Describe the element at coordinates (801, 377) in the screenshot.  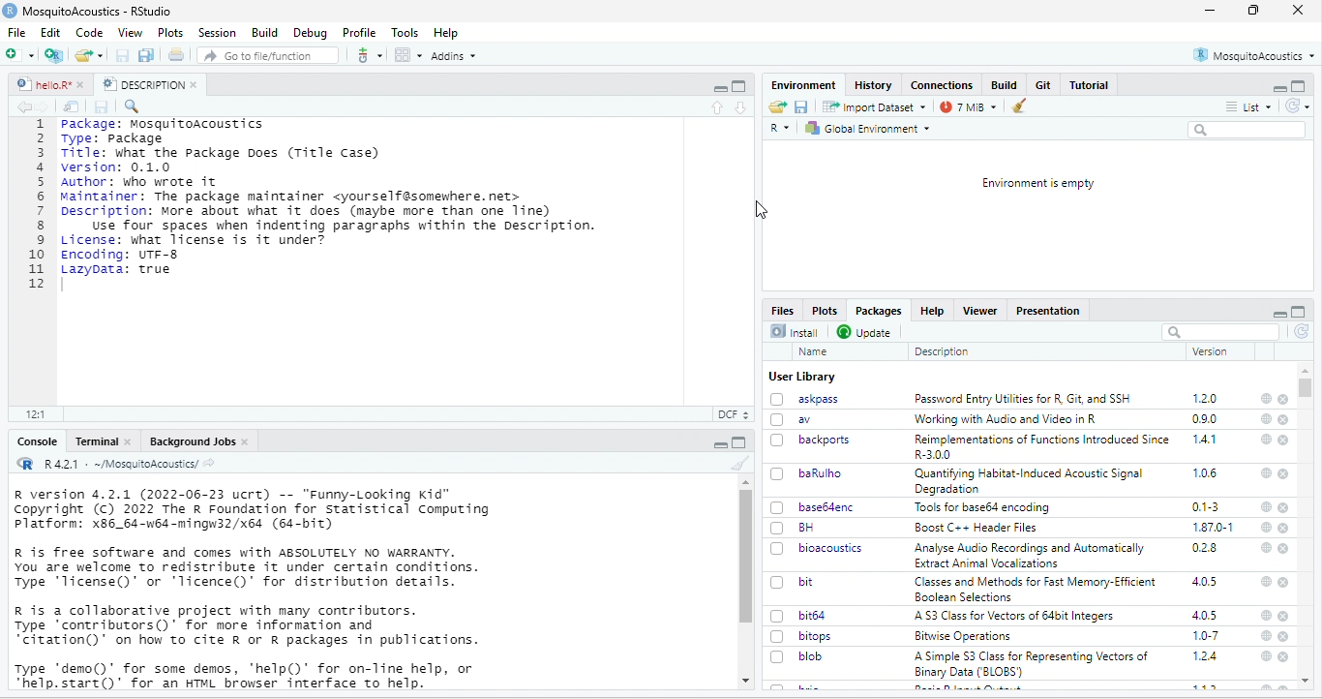
I see `User Library` at that location.